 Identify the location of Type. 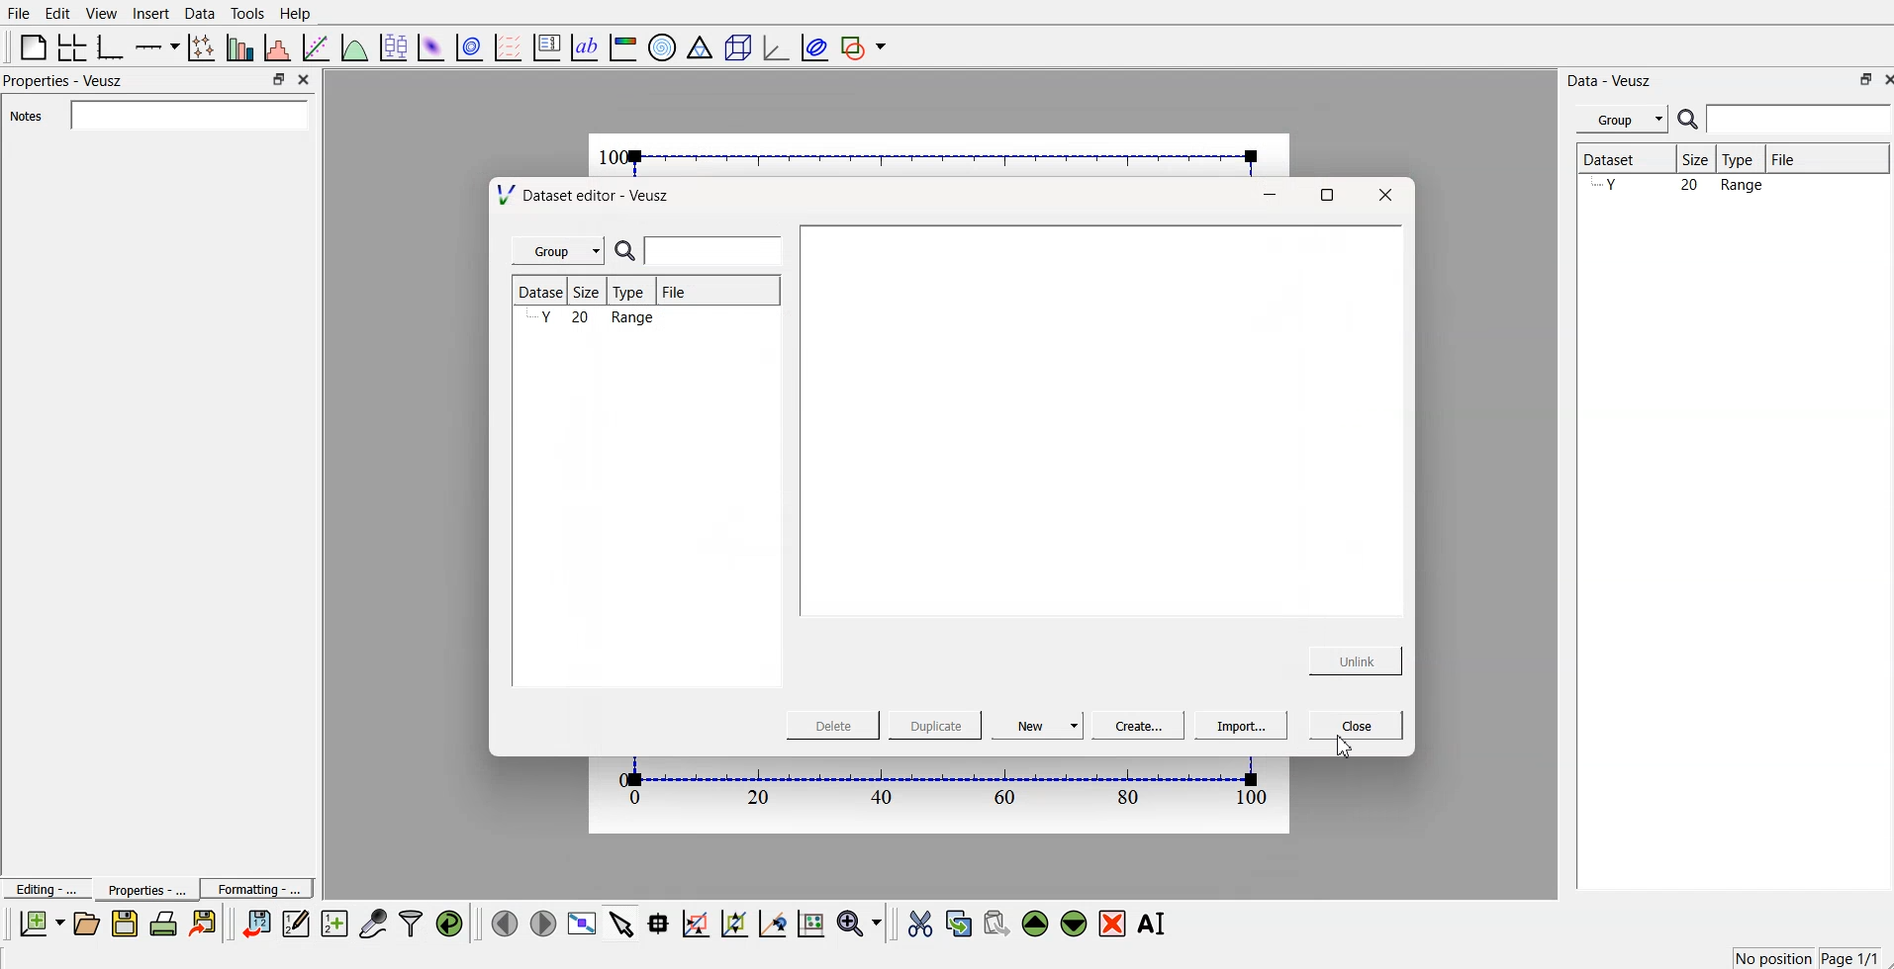
(1745, 159).